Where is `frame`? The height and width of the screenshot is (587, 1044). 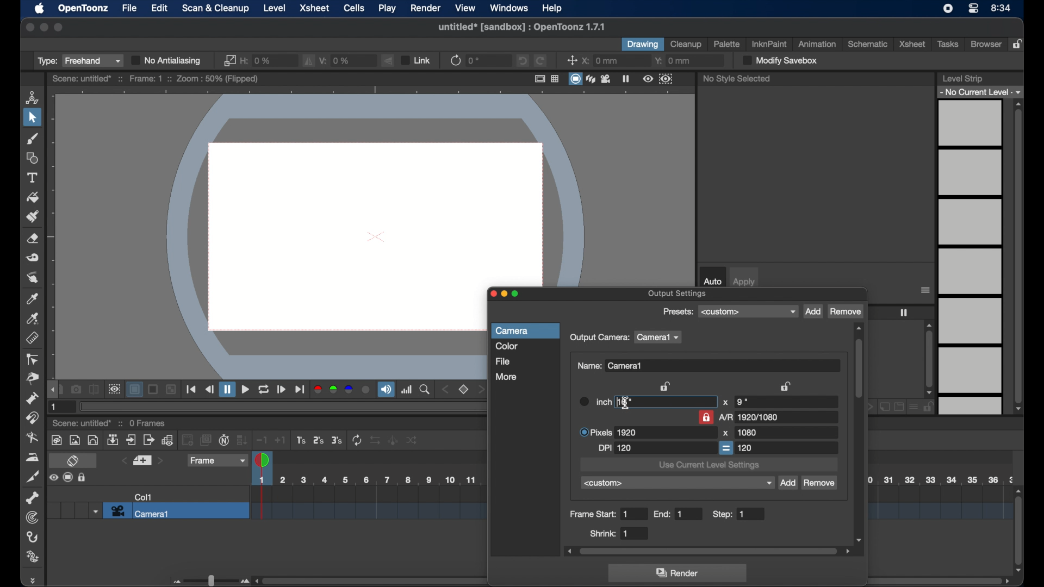 frame is located at coordinates (216, 460).